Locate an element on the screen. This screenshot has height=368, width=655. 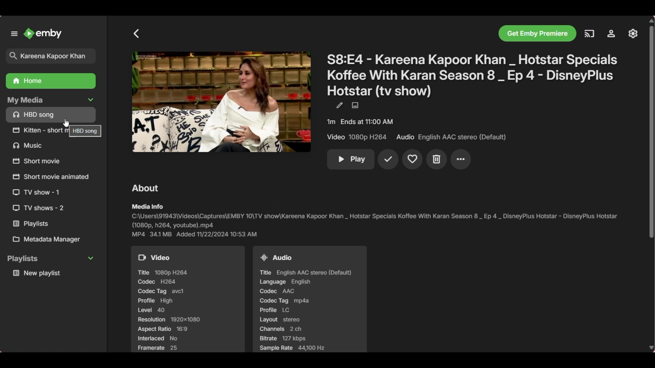
Media under playlists is located at coordinates (53, 274).